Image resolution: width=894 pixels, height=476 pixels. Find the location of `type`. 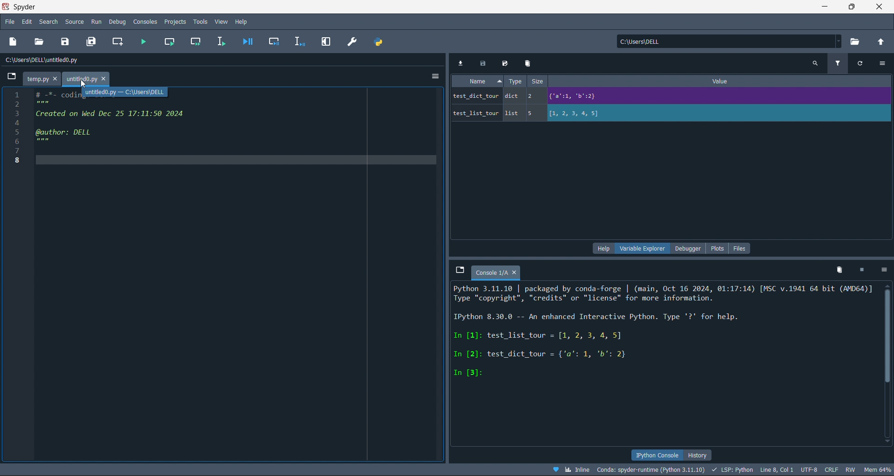

type is located at coordinates (518, 82).